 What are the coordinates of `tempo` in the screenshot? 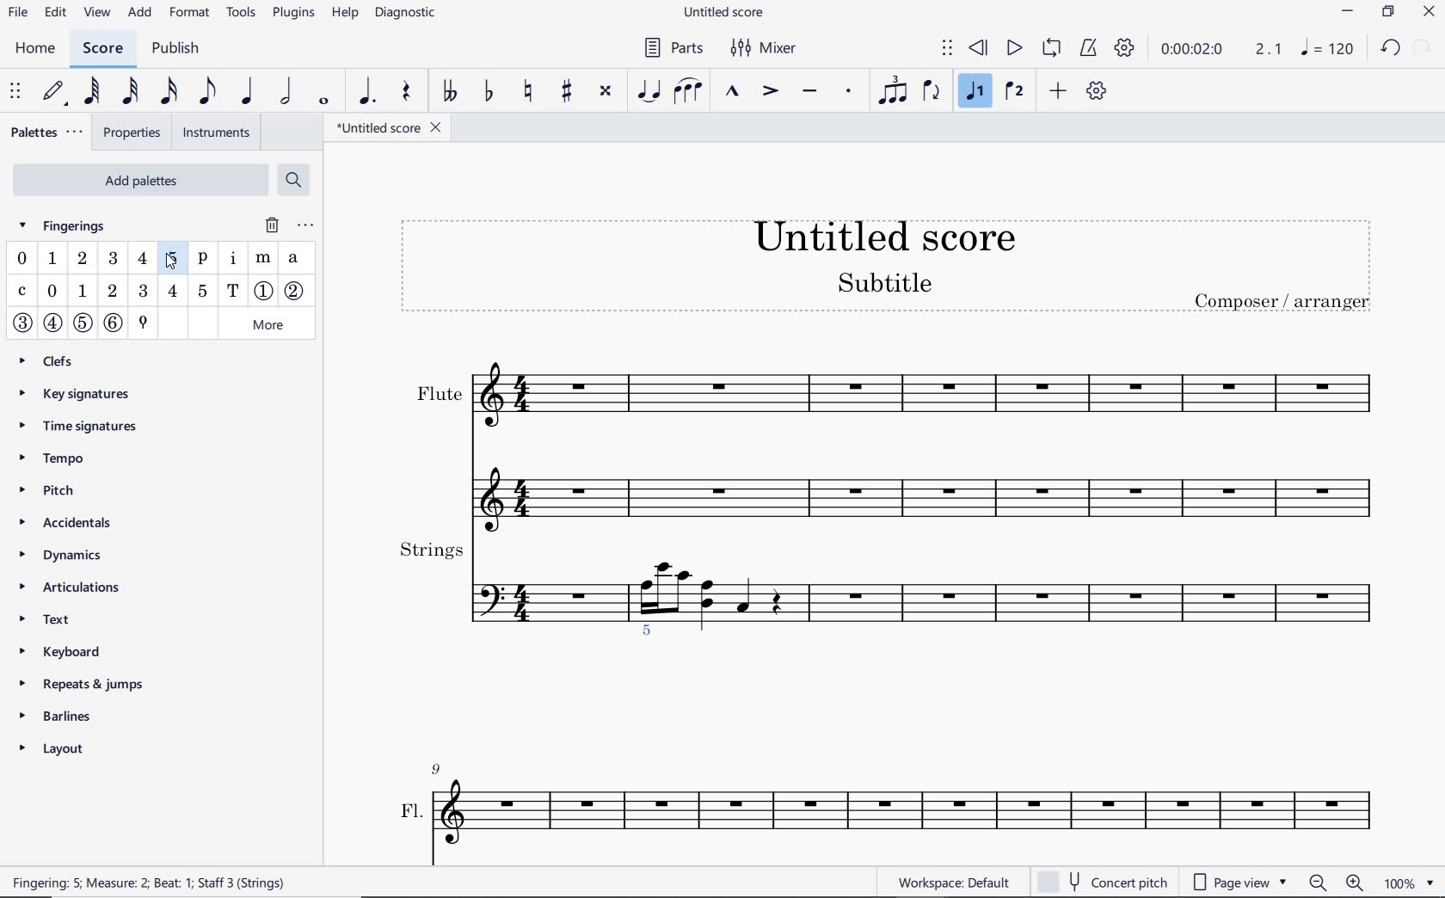 It's located at (55, 459).